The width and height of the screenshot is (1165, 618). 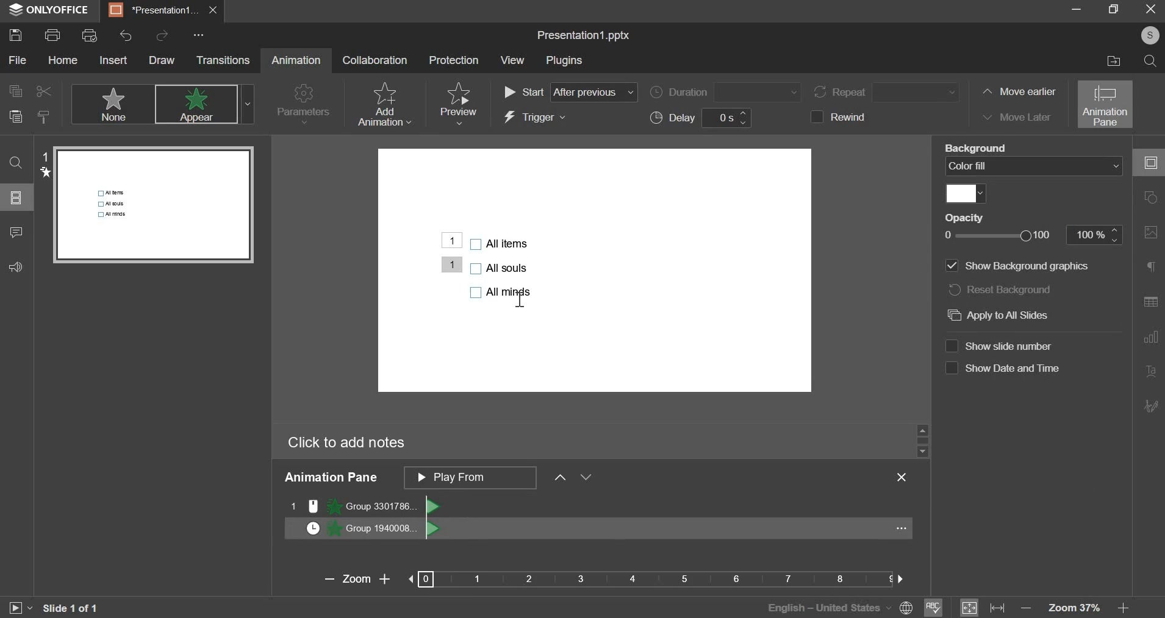 What do you see at coordinates (1074, 12) in the screenshot?
I see `minimize` at bounding box center [1074, 12].